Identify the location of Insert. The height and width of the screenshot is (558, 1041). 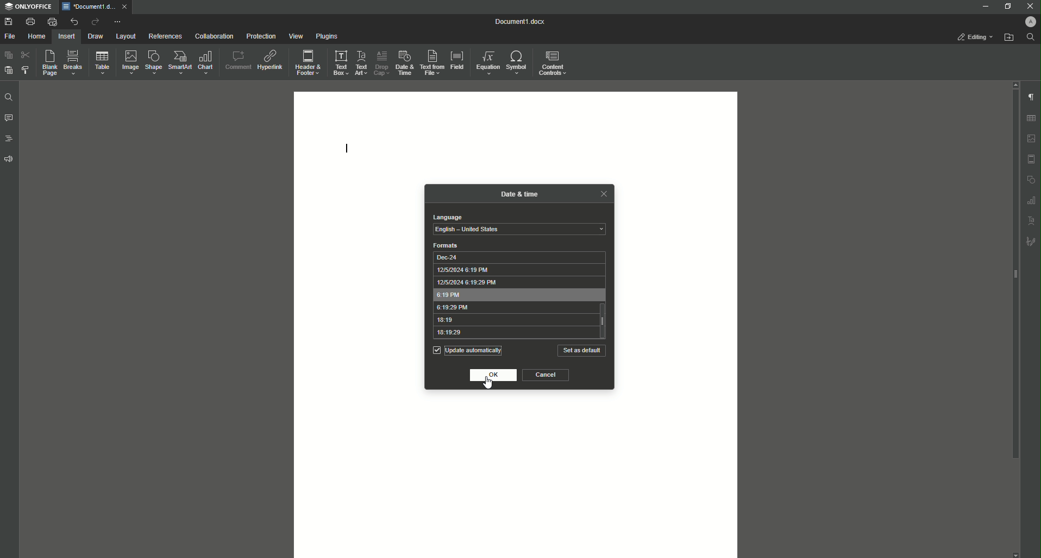
(67, 36).